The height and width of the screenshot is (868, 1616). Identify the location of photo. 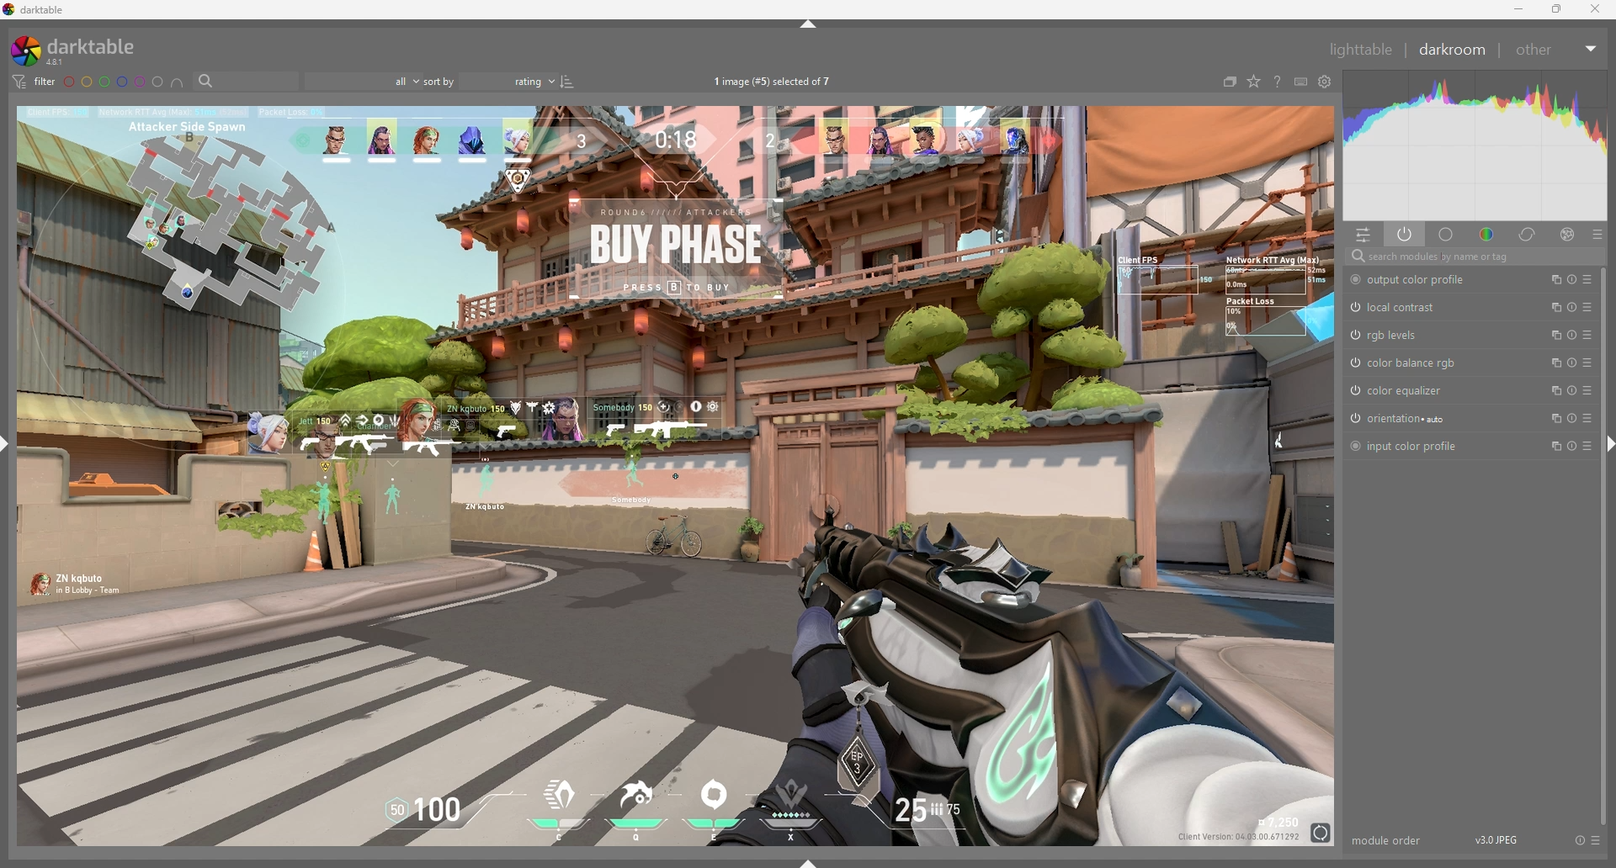
(678, 475).